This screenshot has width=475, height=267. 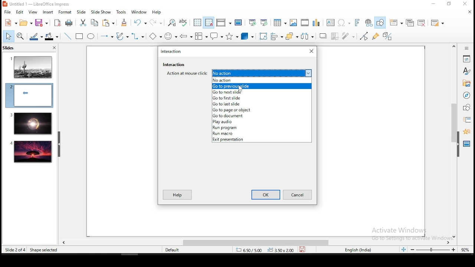 What do you see at coordinates (248, 37) in the screenshot?
I see `3D objects` at bounding box center [248, 37].